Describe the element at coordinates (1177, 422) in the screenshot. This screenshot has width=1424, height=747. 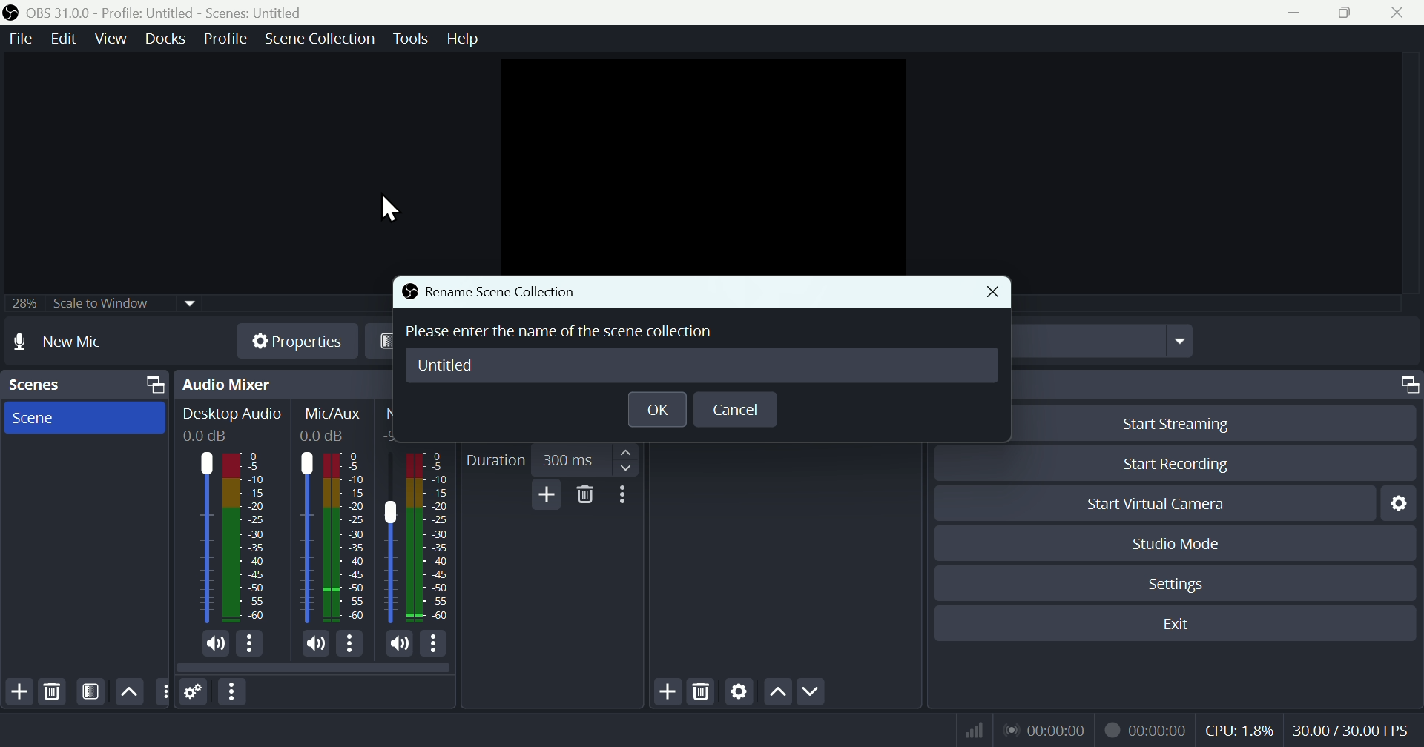
I see `Start streaming` at that location.